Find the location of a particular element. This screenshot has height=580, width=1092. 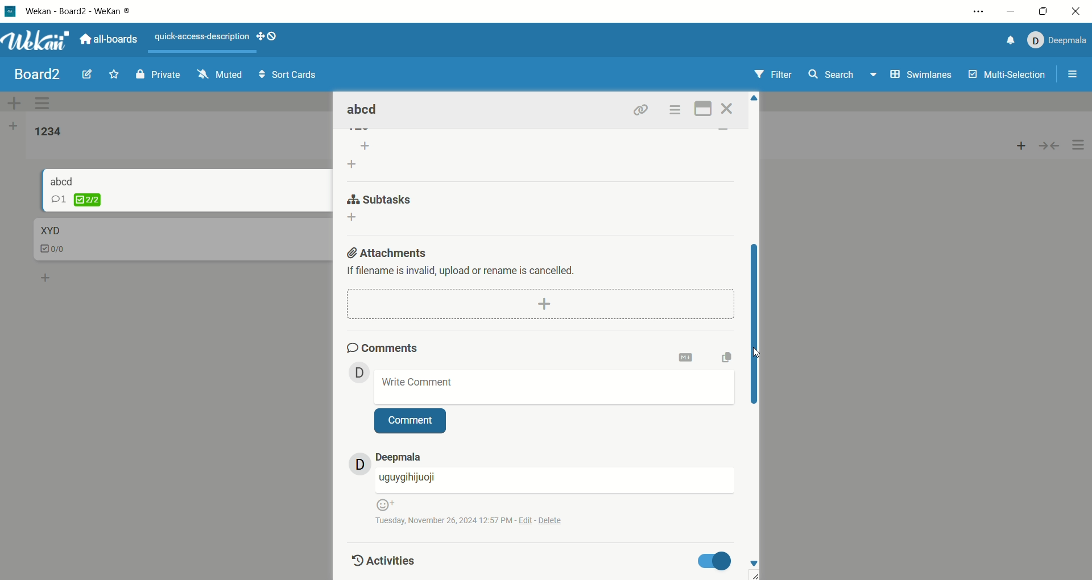

options is located at coordinates (1074, 76).